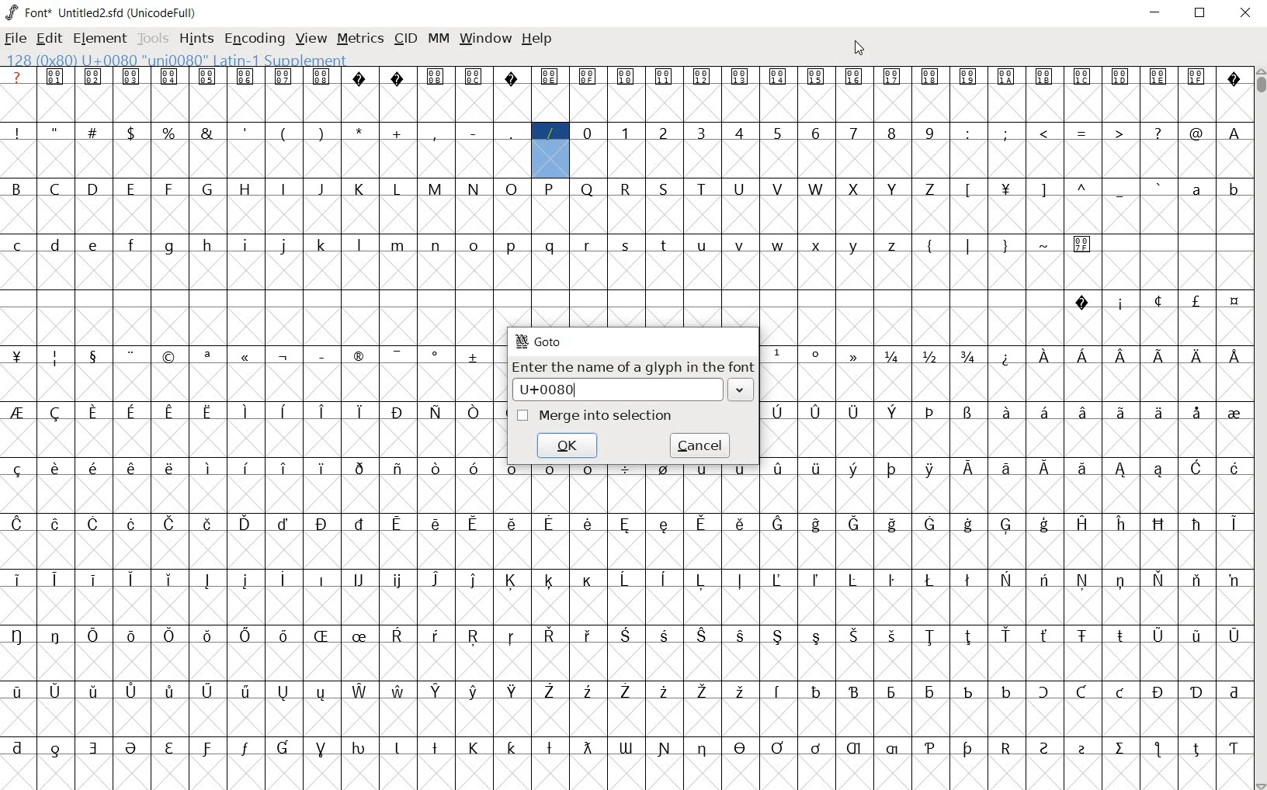  Describe the element at coordinates (246, 132) in the screenshot. I see `glyph` at that location.